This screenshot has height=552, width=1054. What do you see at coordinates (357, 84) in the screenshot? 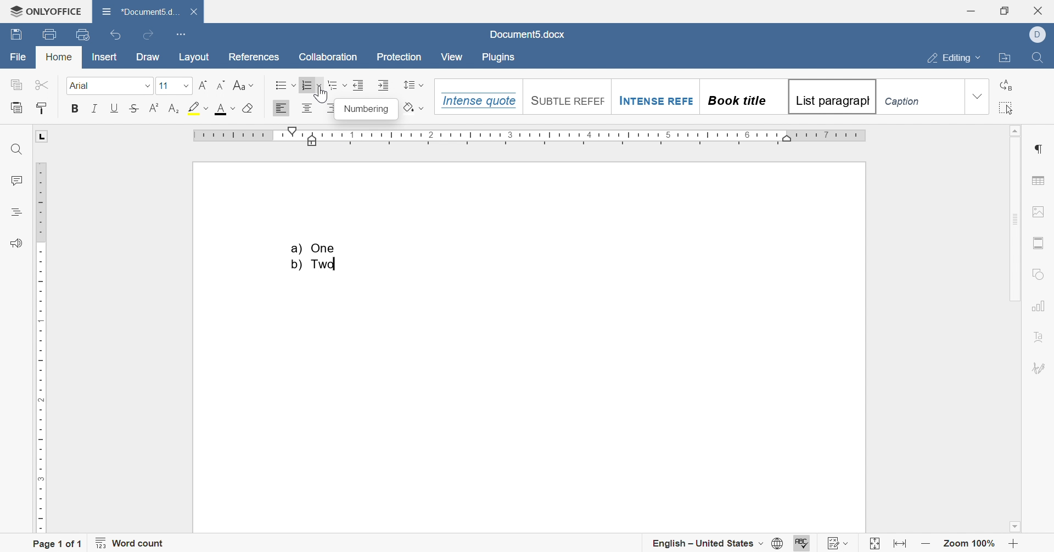
I see `decrease indent` at bounding box center [357, 84].